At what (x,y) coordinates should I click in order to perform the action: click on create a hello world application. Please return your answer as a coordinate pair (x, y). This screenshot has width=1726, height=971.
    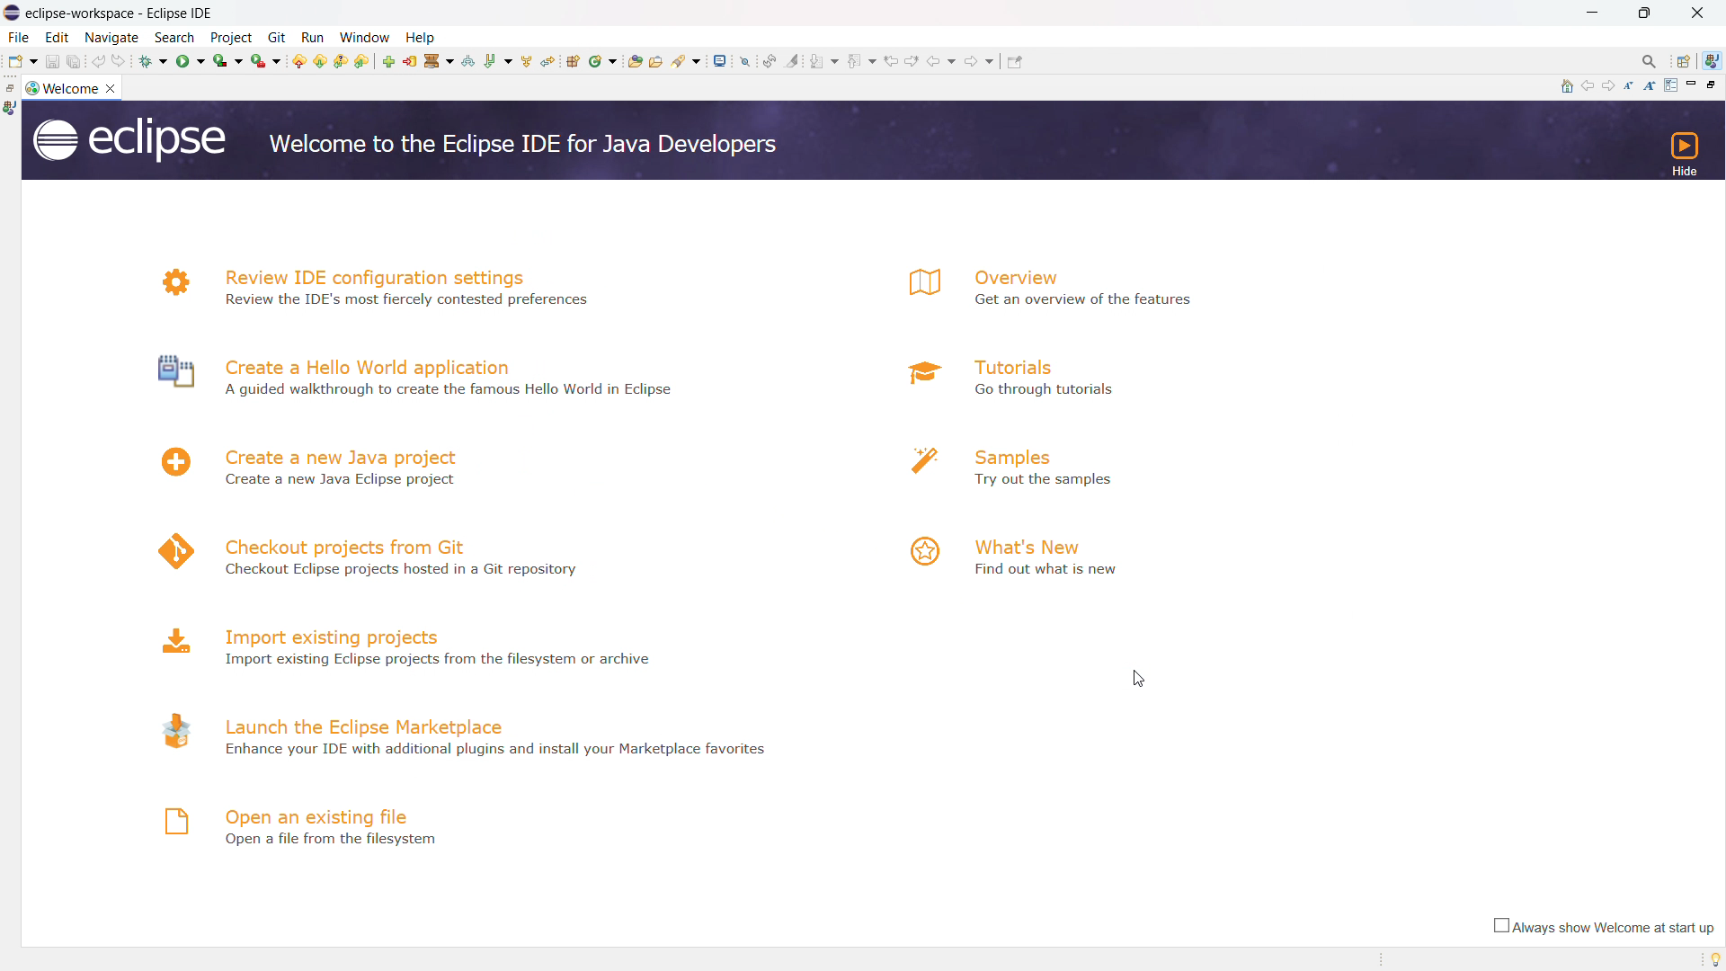
    Looking at the image, I should click on (372, 366).